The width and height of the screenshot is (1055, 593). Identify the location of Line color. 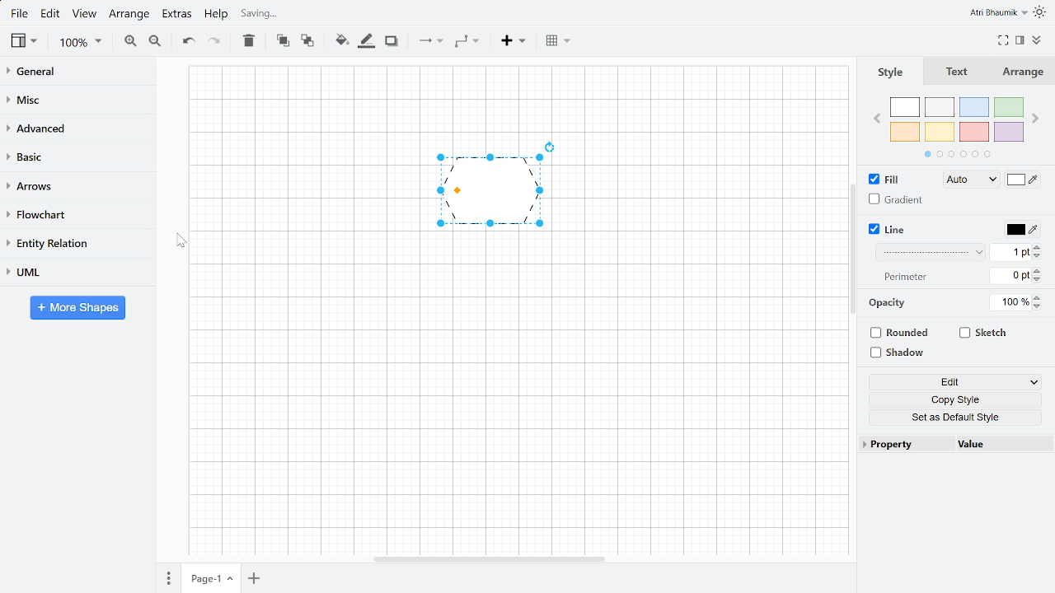
(1022, 228).